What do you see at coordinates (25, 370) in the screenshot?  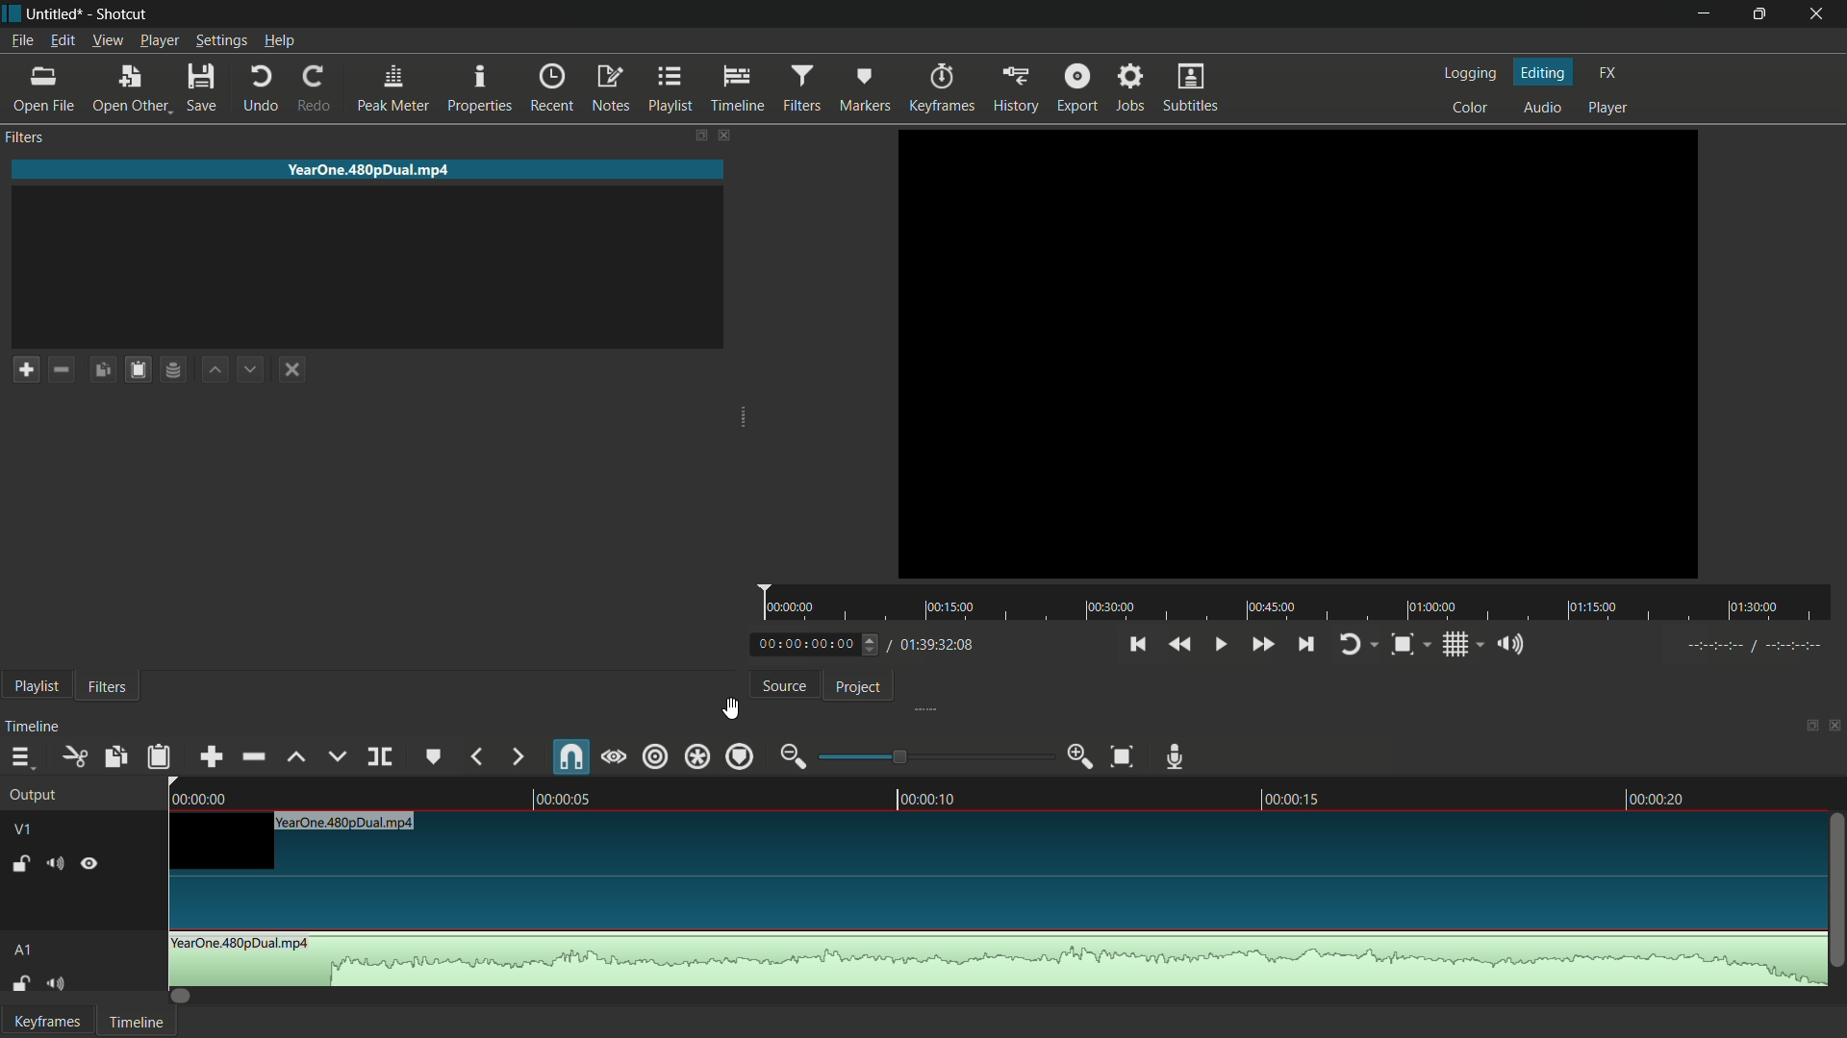 I see `add a filter` at bounding box center [25, 370].